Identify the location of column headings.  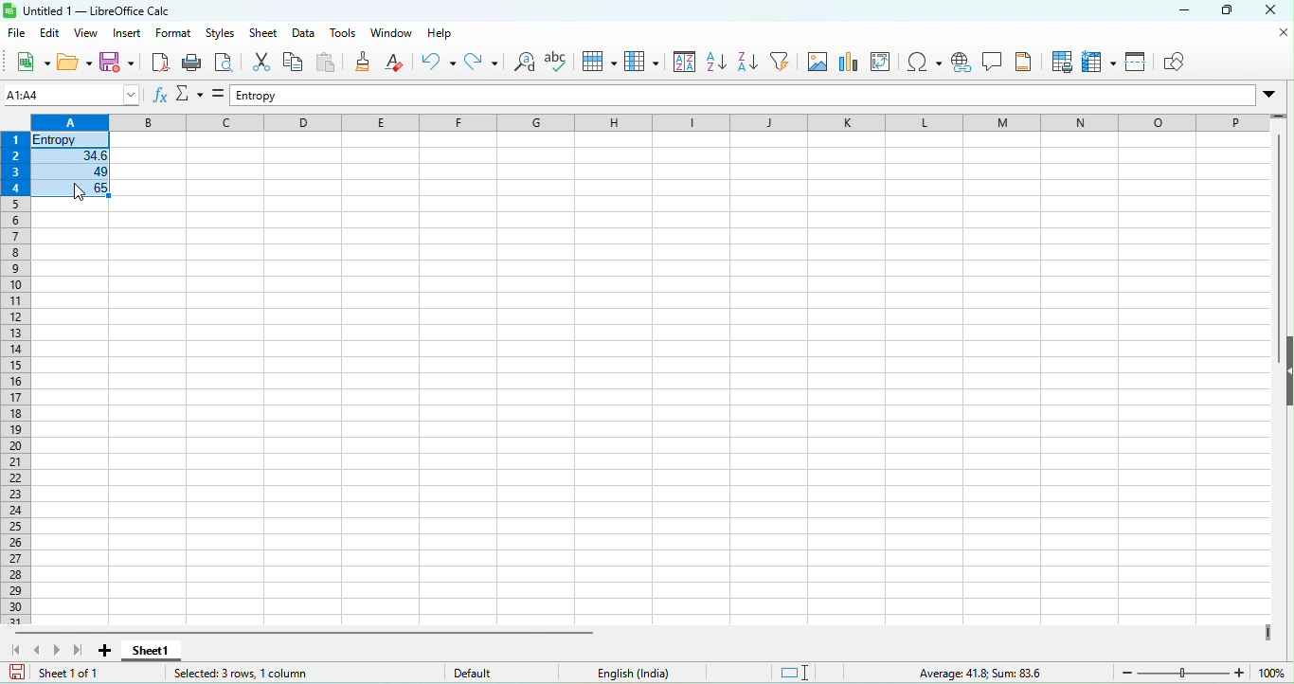
(651, 123).